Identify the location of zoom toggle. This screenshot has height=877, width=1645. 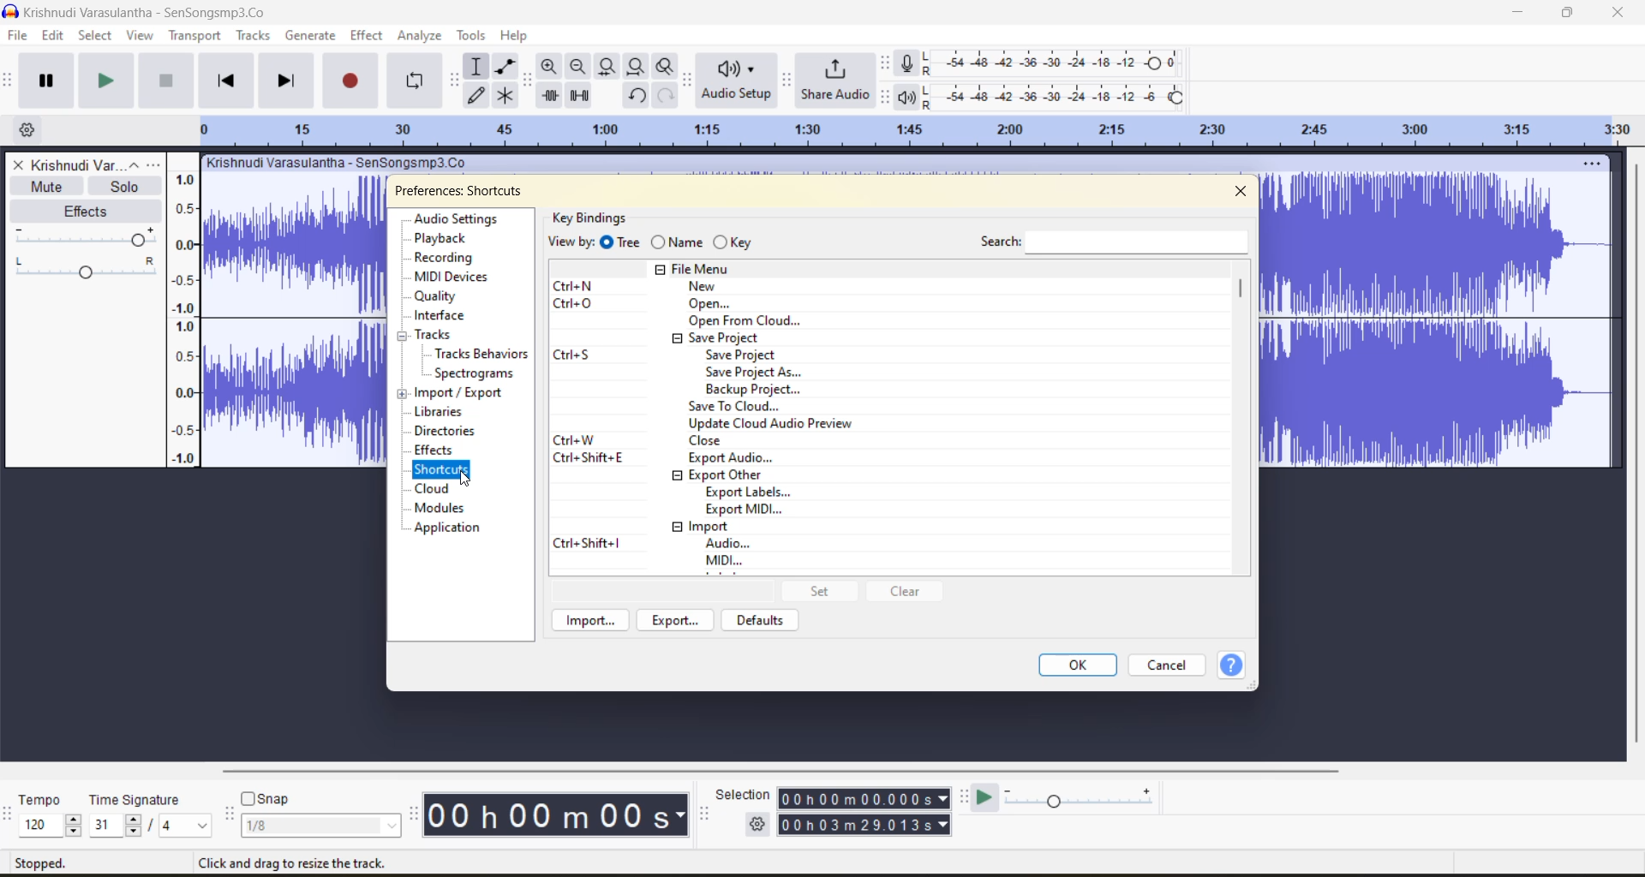
(667, 66).